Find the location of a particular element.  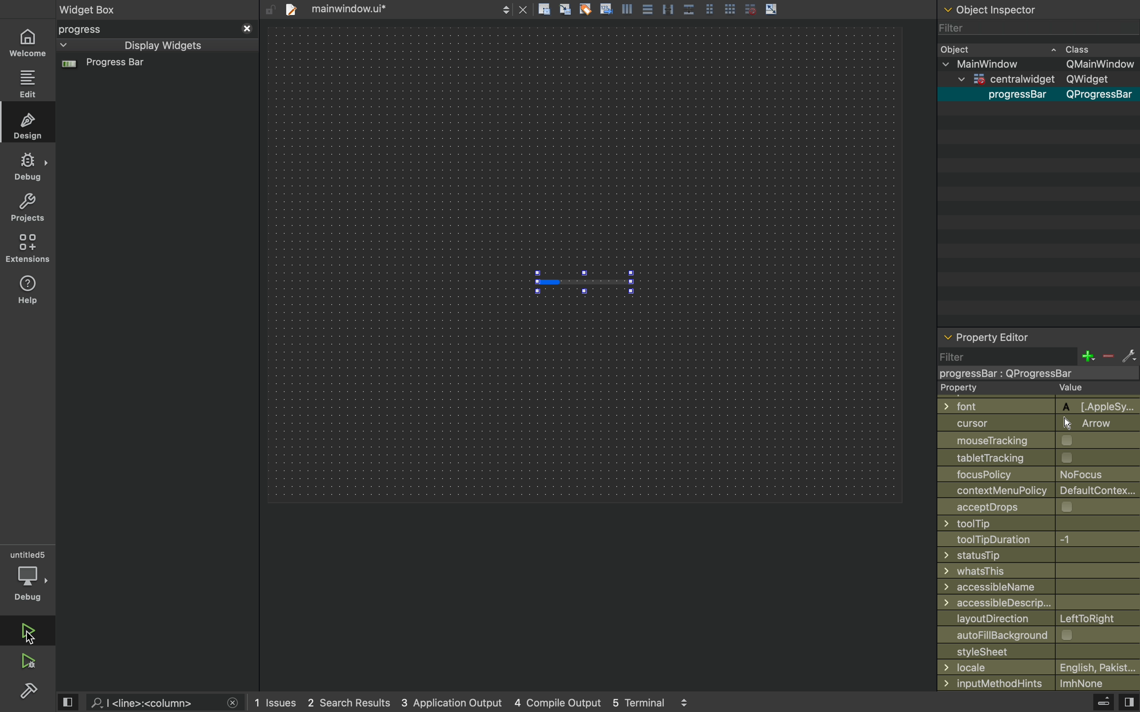

font is located at coordinates (1034, 405).